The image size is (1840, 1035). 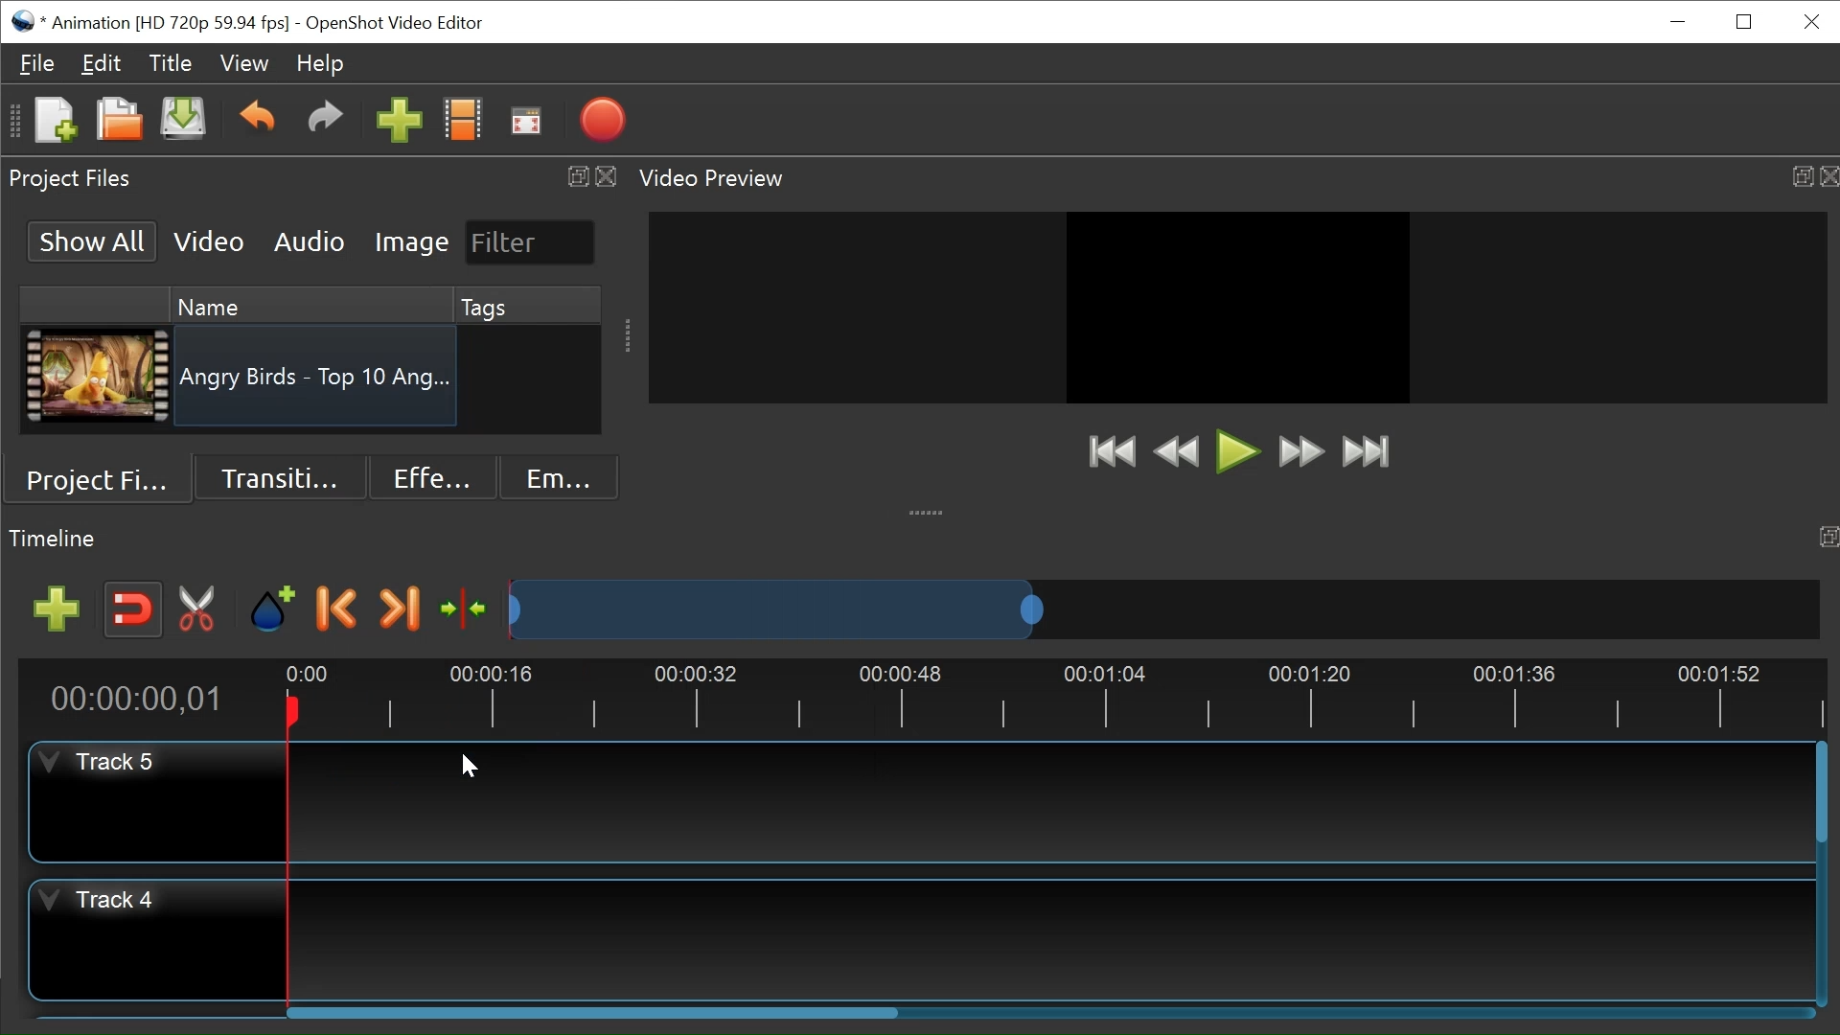 I want to click on Drag handle, so click(x=629, y=335).